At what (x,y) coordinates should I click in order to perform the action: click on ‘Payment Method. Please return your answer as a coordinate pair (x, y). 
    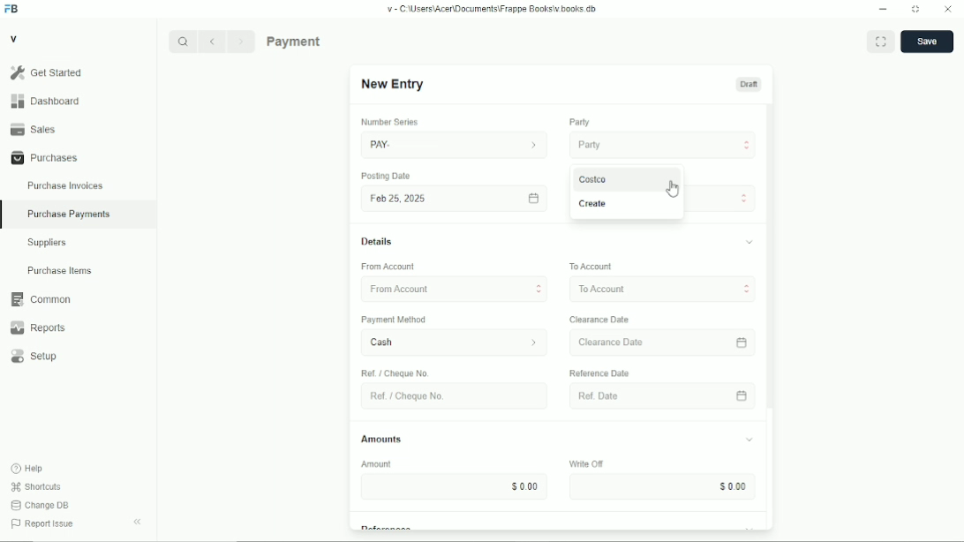
    Looking at the image, I should click on (401, 321).